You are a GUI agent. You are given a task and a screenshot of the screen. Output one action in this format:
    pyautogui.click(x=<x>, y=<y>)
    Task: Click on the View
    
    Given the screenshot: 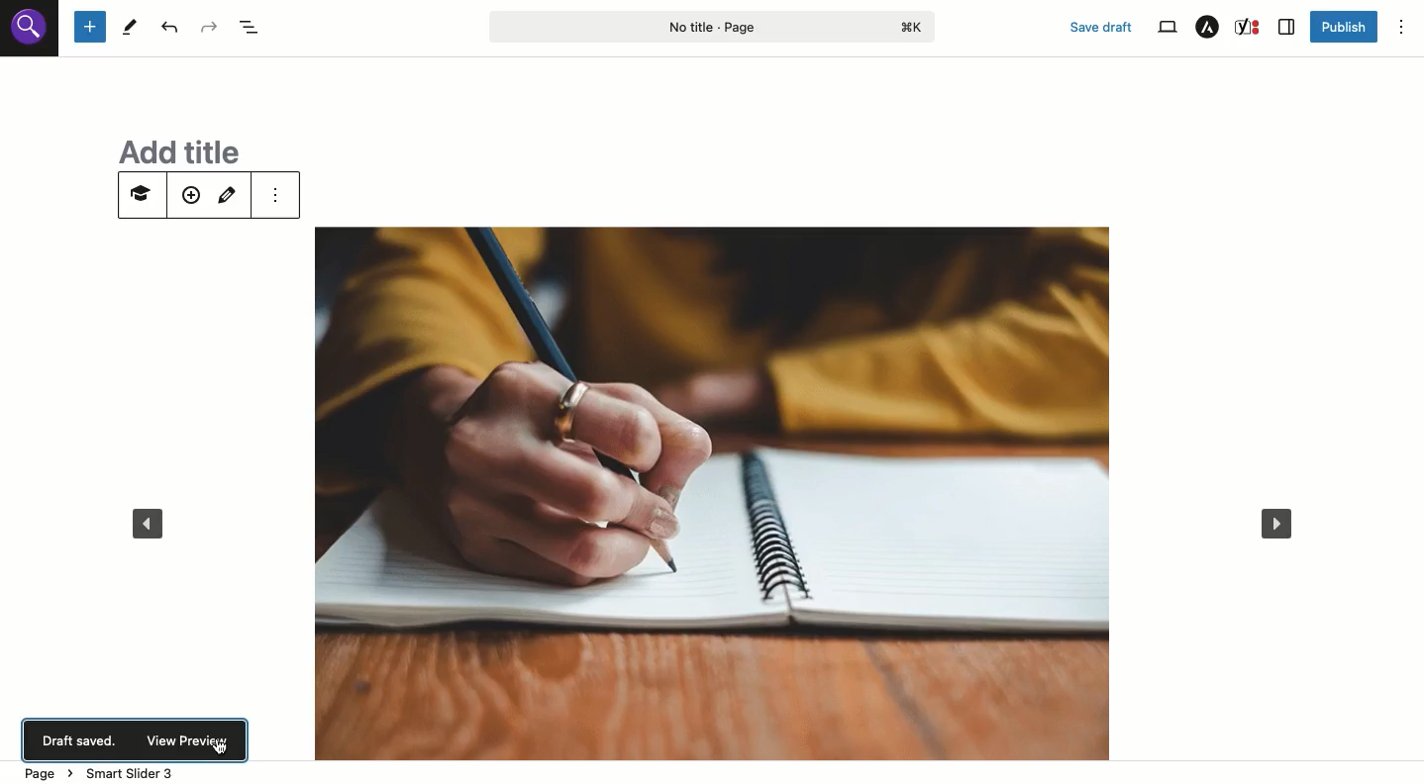 What is the action you would take?
    pyautogui.click(x=1167, y=28)
    